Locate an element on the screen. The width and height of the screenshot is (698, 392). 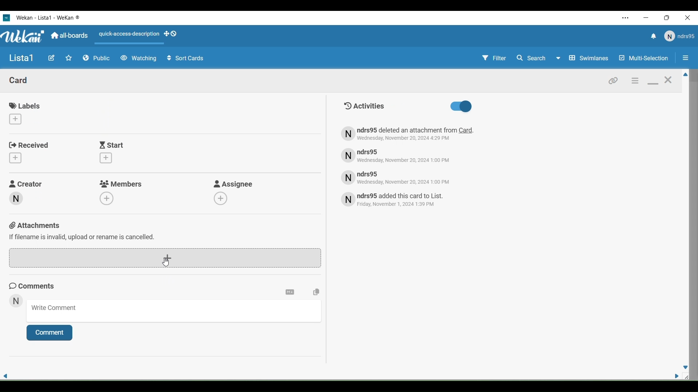
Add start is located at coordinates (106, 158).